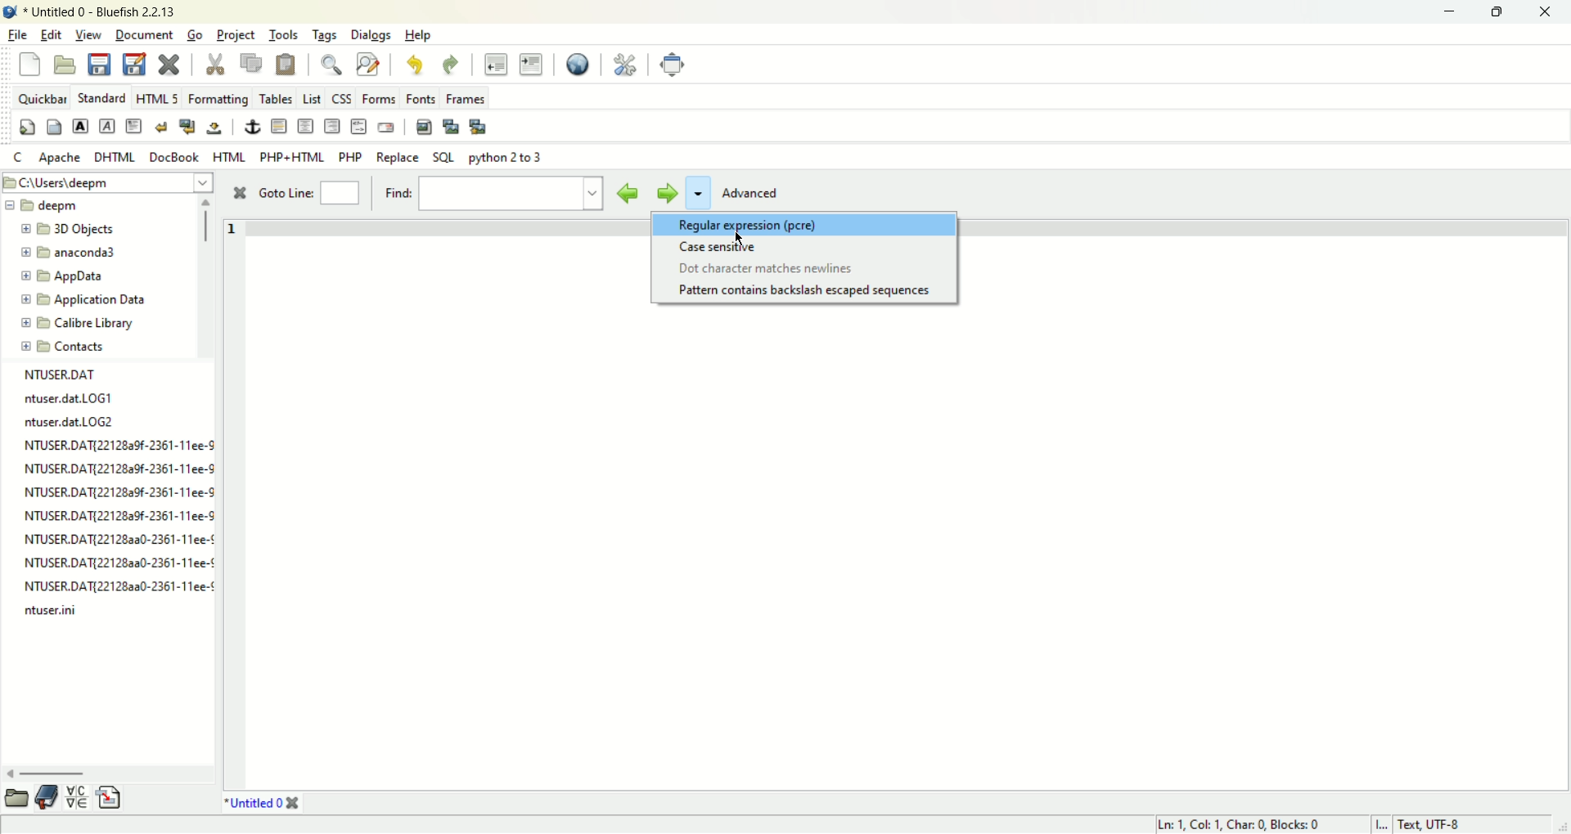 The image size is (1571, 834). Describe the element at coordinates (765, 268) in the screenshot. I see `dot character matches newlines` at that location.